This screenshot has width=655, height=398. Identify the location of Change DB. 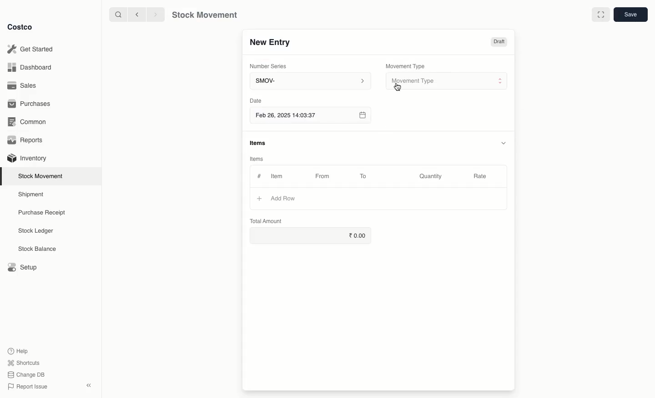
(26, 375).